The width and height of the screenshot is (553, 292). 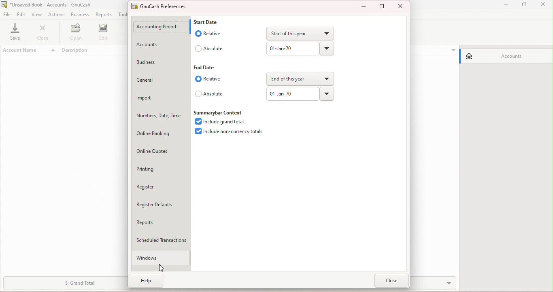 What do you see at coordinates (162, 205) in the screenshot?
I see `Register defaults` at bounding box center [162, 205].